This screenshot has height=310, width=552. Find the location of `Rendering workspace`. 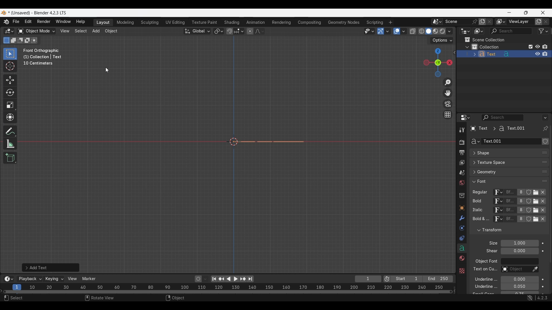

Rendering workspace is located at coordinates (281, 22).